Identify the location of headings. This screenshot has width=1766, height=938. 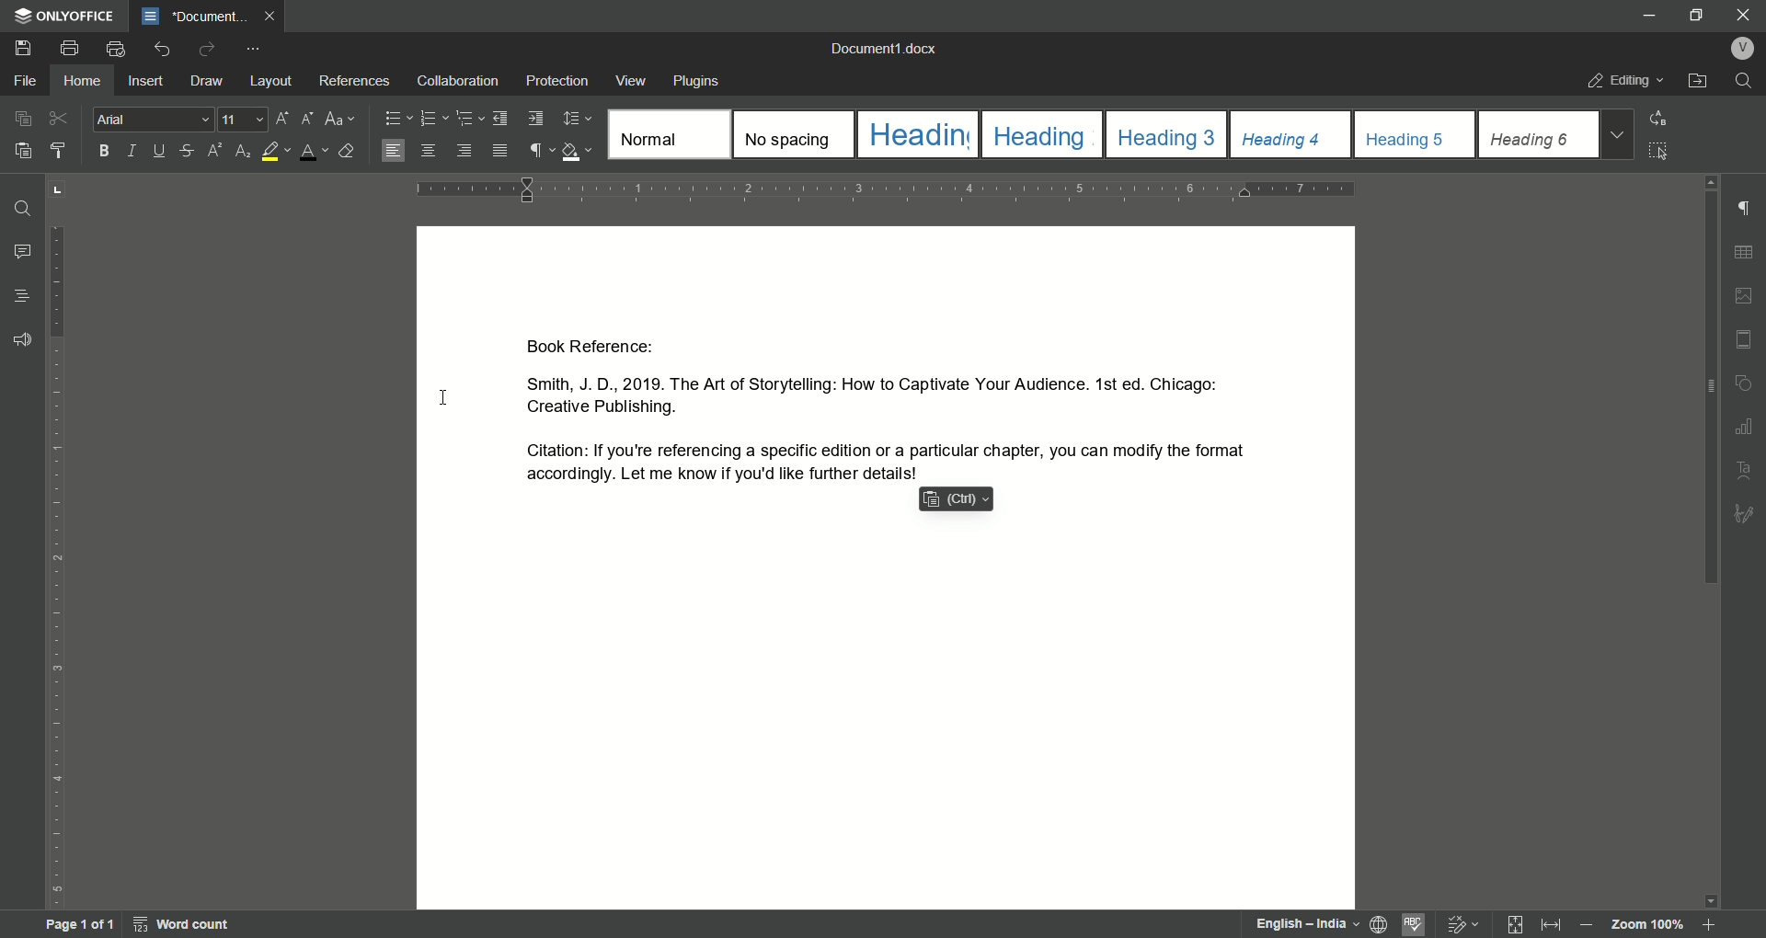
(1291, 133).